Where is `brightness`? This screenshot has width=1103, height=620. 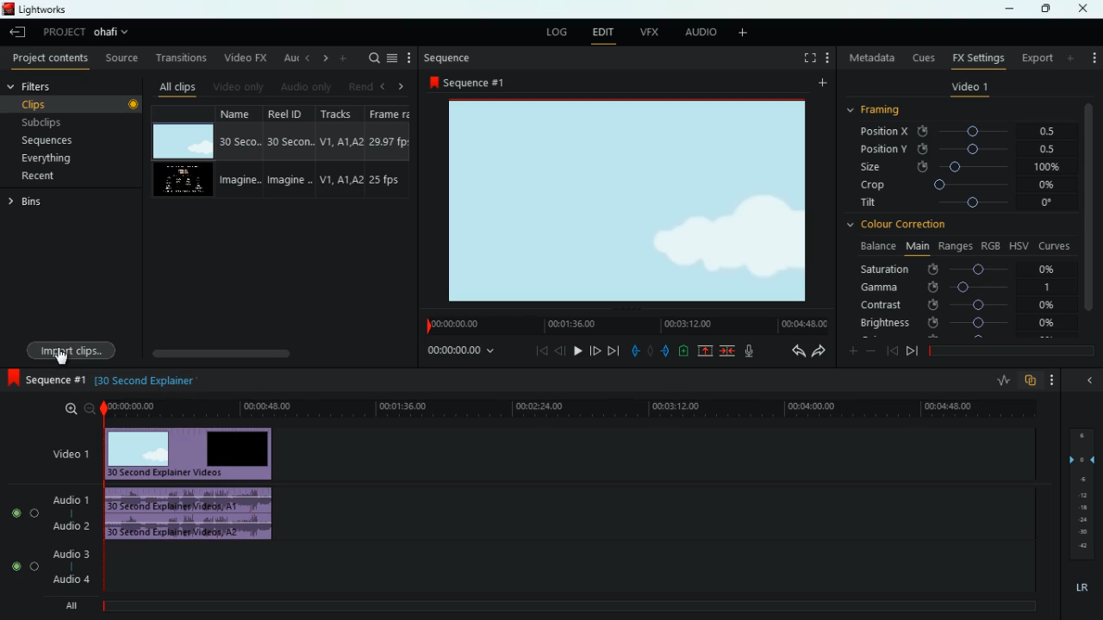
brightness is located at coordinates (957, 322).